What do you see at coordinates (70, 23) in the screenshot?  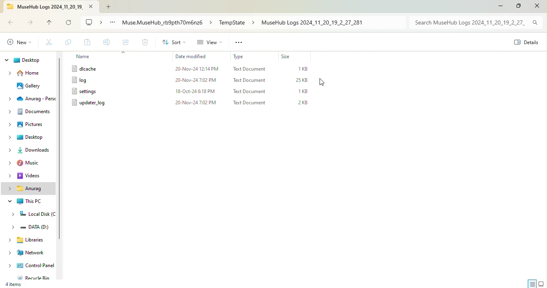 I see `refresh` at bounding box center [70, 23].